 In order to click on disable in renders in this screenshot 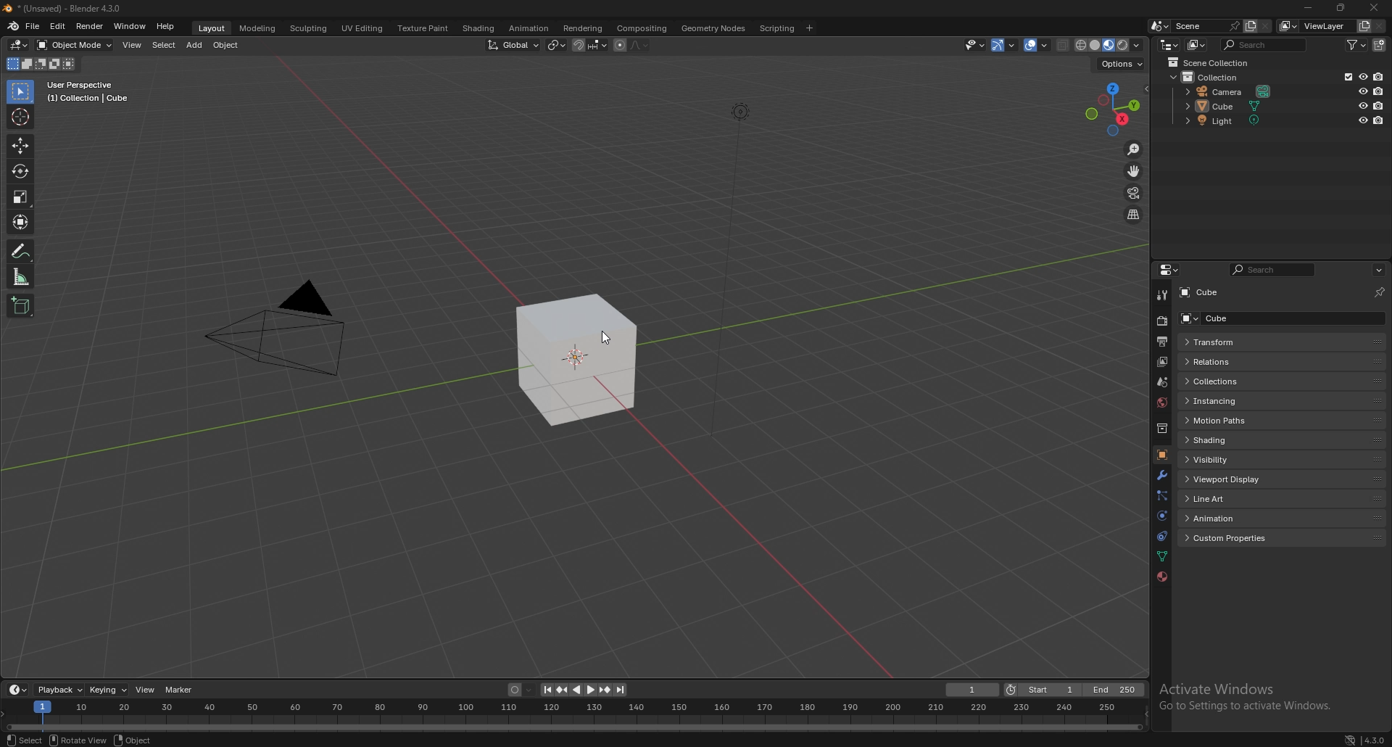, I will do `click(1379, 105)`.